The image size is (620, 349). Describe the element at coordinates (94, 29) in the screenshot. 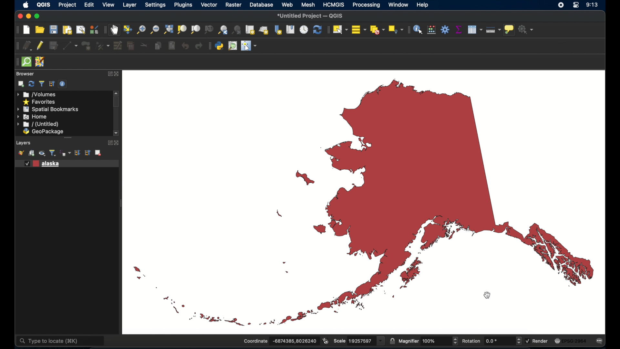

I see `style manager` at that location.